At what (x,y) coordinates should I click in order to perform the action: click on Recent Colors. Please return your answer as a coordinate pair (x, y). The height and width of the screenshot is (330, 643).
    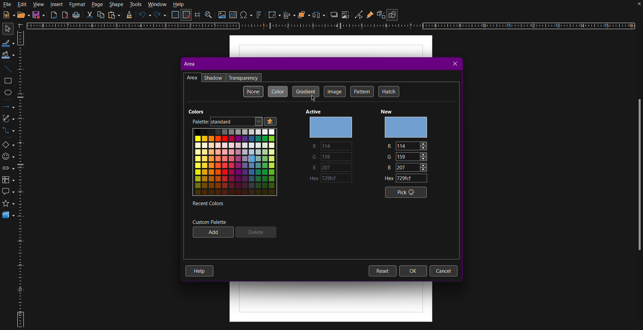
    Looking at the image, I should click on (207, 203).